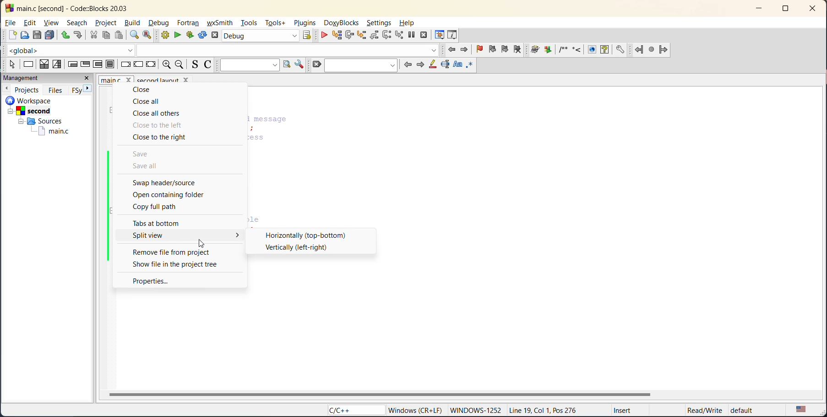 The height and width of the screenshot is (417, 827). Describe the element at coordinates (162, 223) in the screenshot. I see `tabs at bottom` at that location.